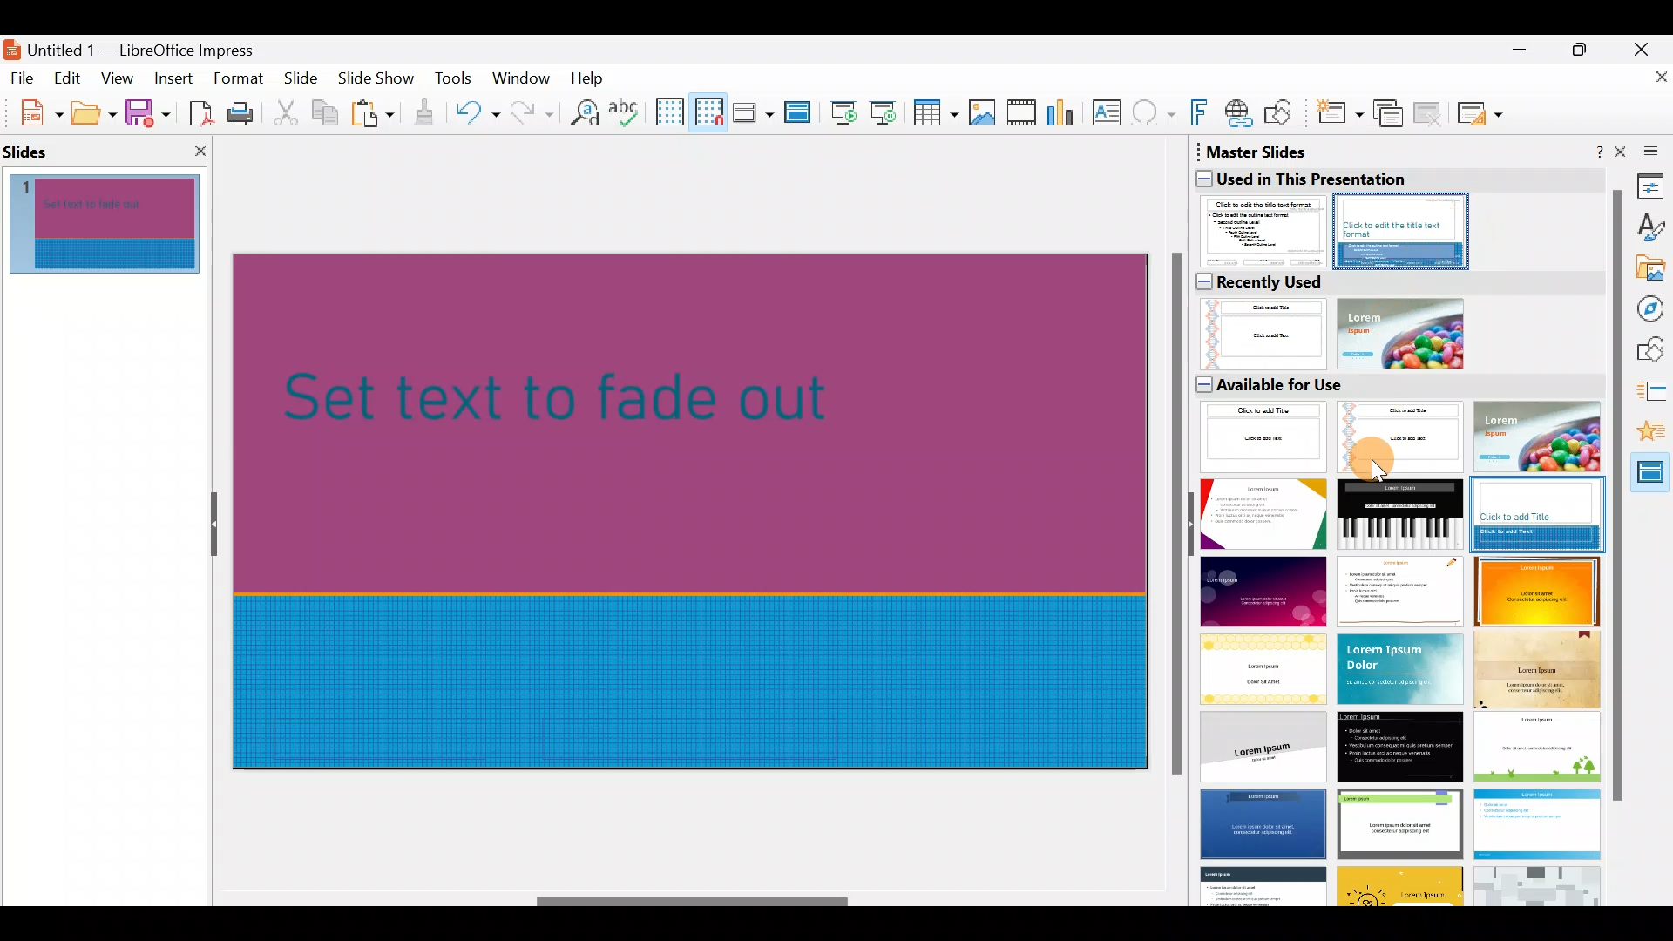  Describe the element at coordinates (1652, 230) in the screenshot. I see `Styles` at that location.